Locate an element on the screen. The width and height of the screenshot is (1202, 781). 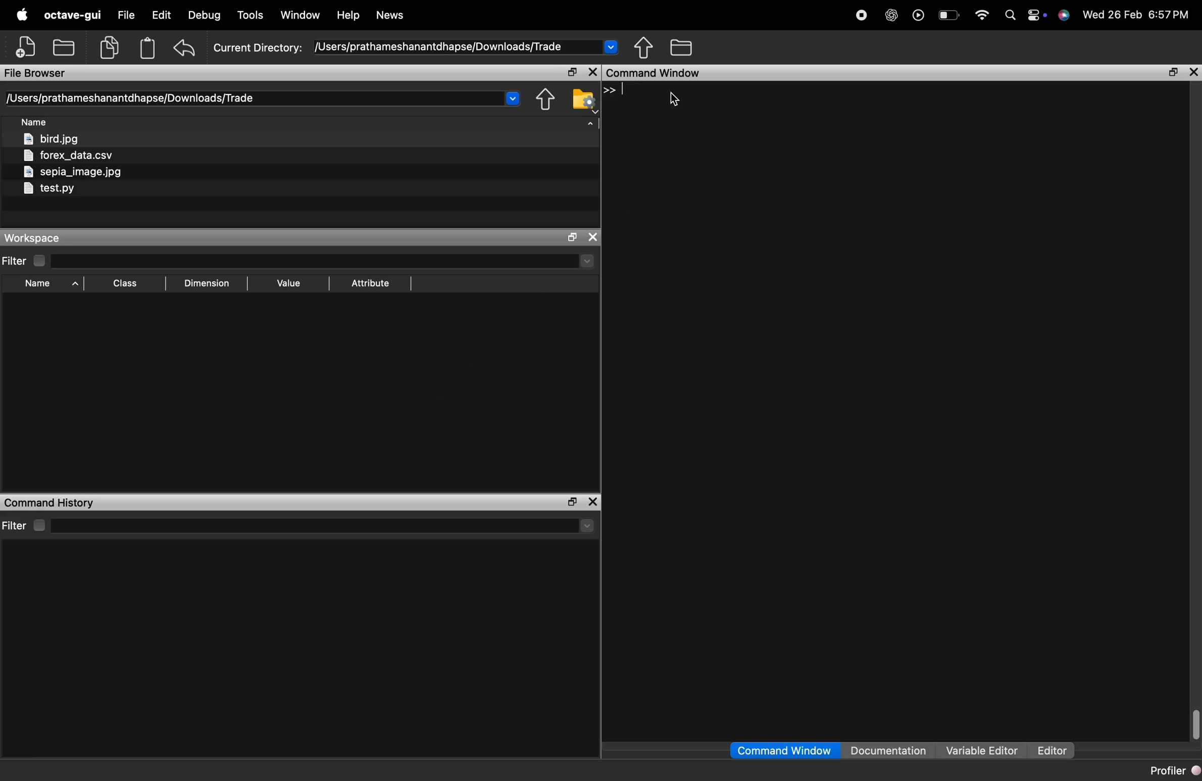
search is located at coordinates (1012, 16).